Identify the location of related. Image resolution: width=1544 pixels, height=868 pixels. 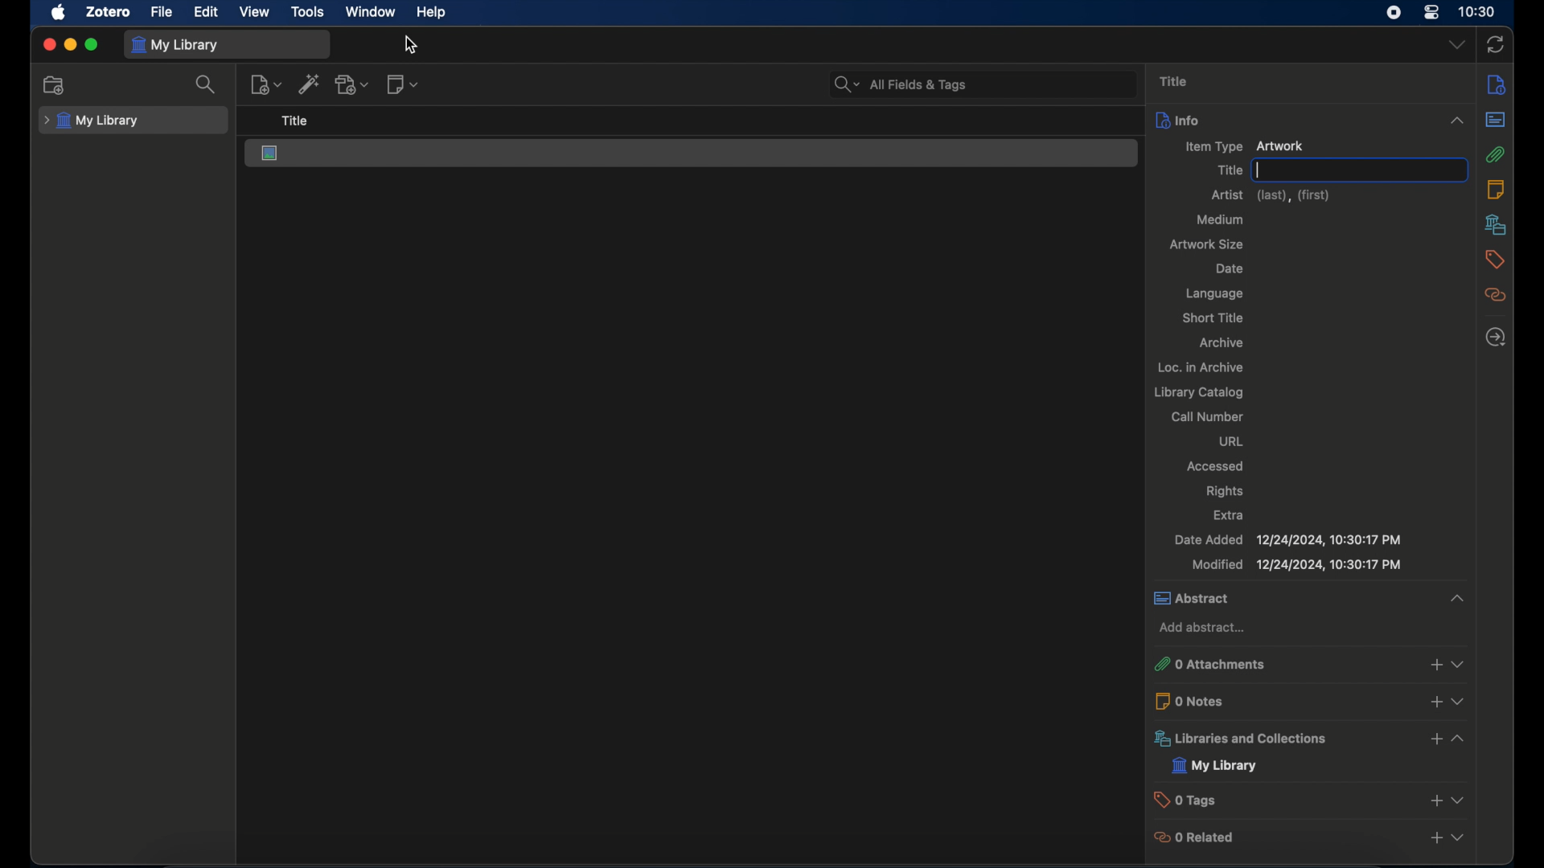
(1496, 295).